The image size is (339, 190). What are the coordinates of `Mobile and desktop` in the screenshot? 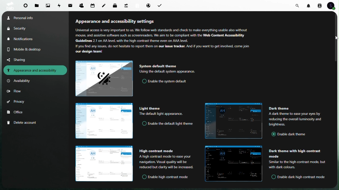 It's located at (28, 49).